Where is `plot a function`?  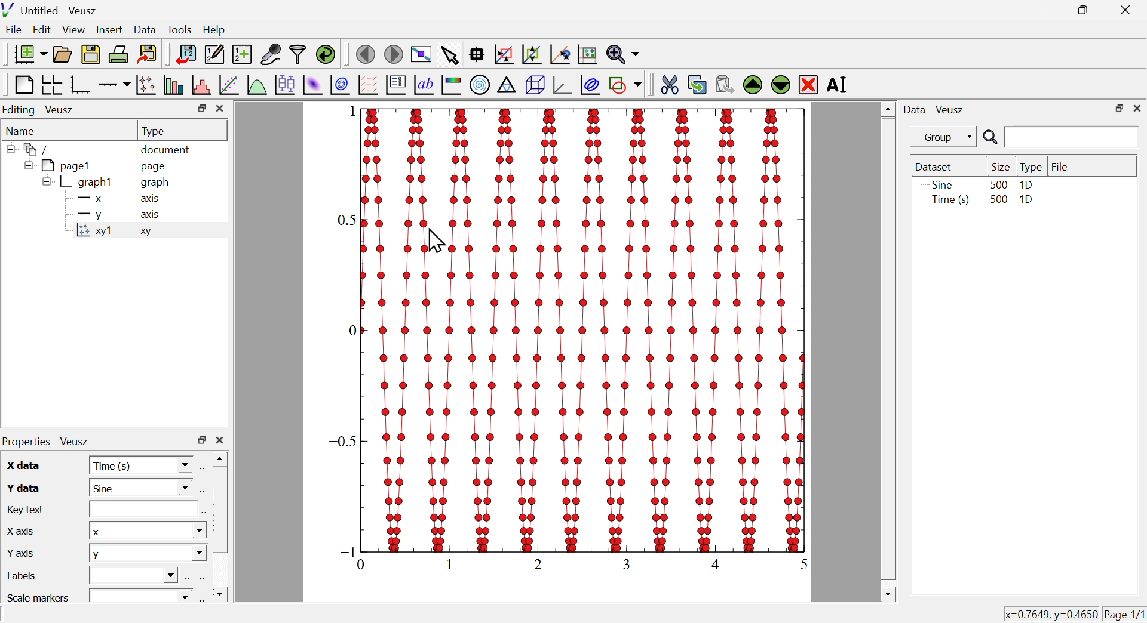 plot a function is located at coordinates (256, 85).